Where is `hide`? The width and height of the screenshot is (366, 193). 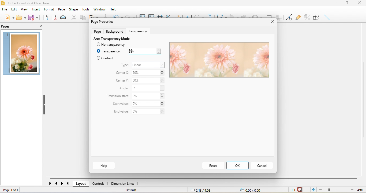 hide is located at coordinates (45, 105).